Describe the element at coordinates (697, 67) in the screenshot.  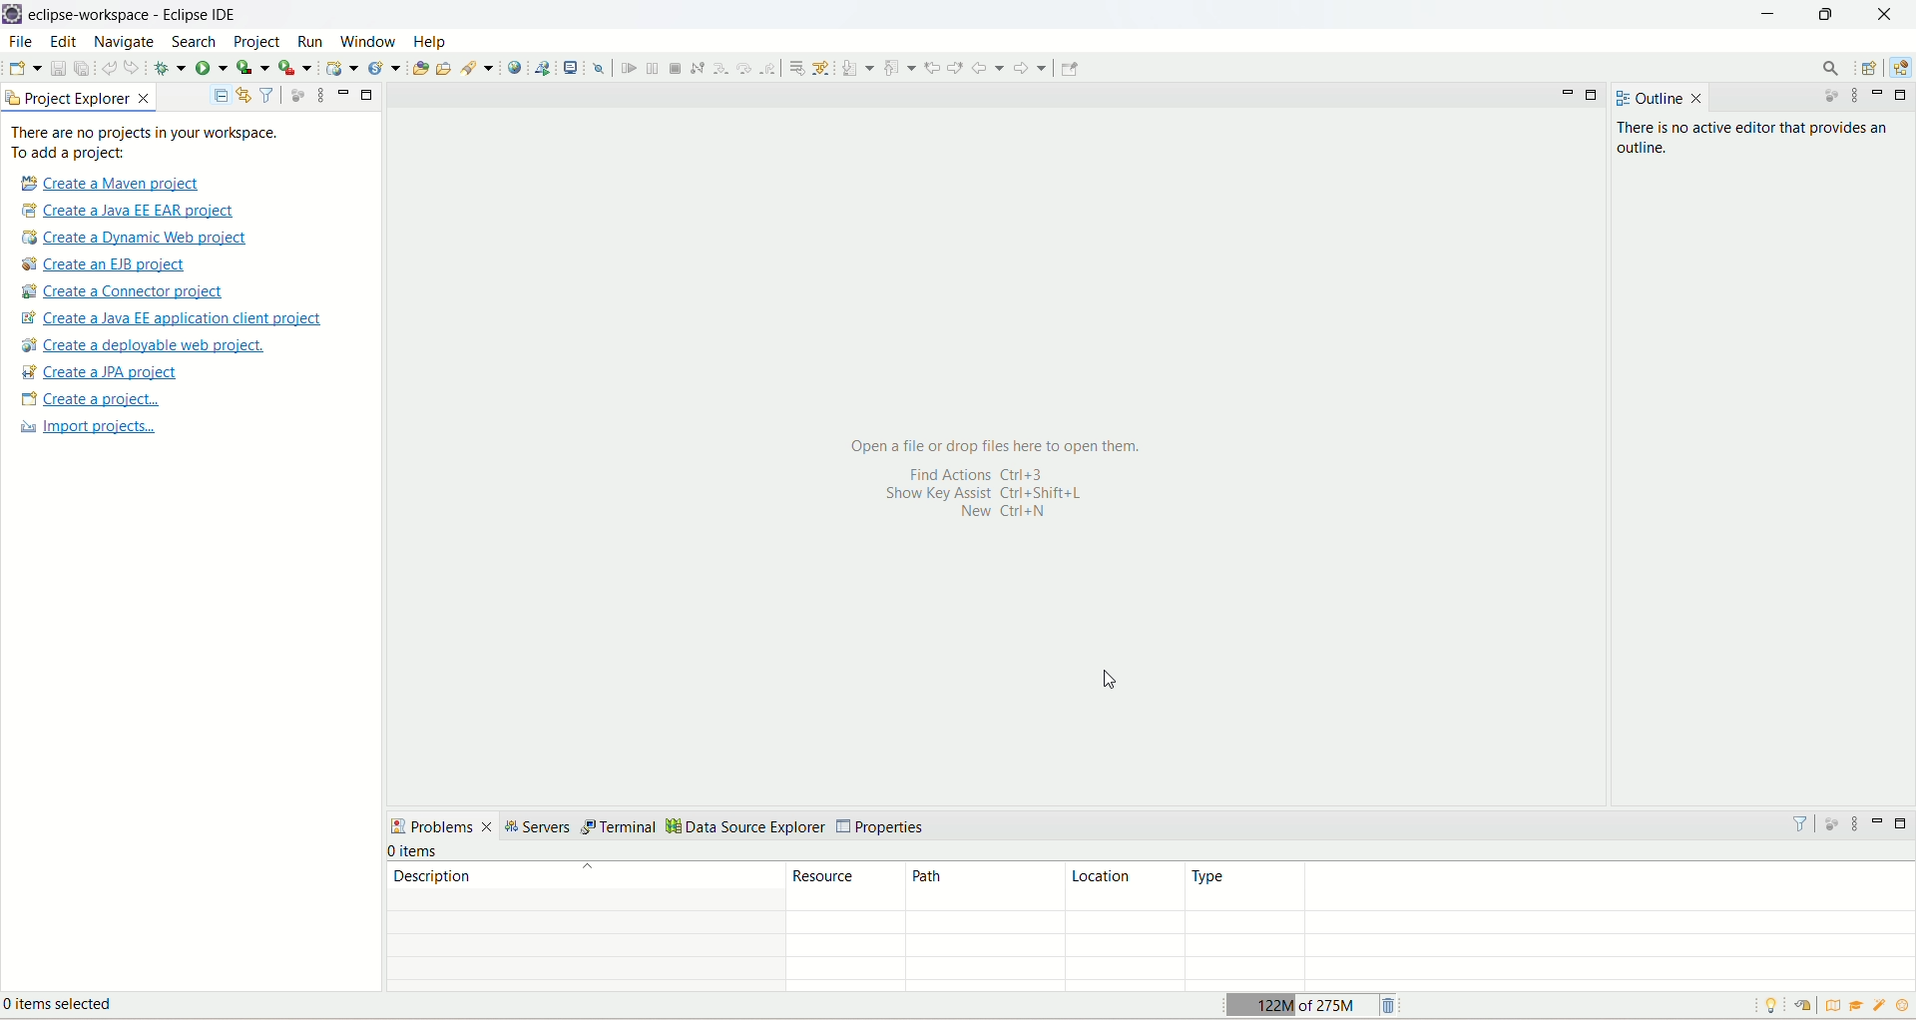
I see `disconnect` at that location.